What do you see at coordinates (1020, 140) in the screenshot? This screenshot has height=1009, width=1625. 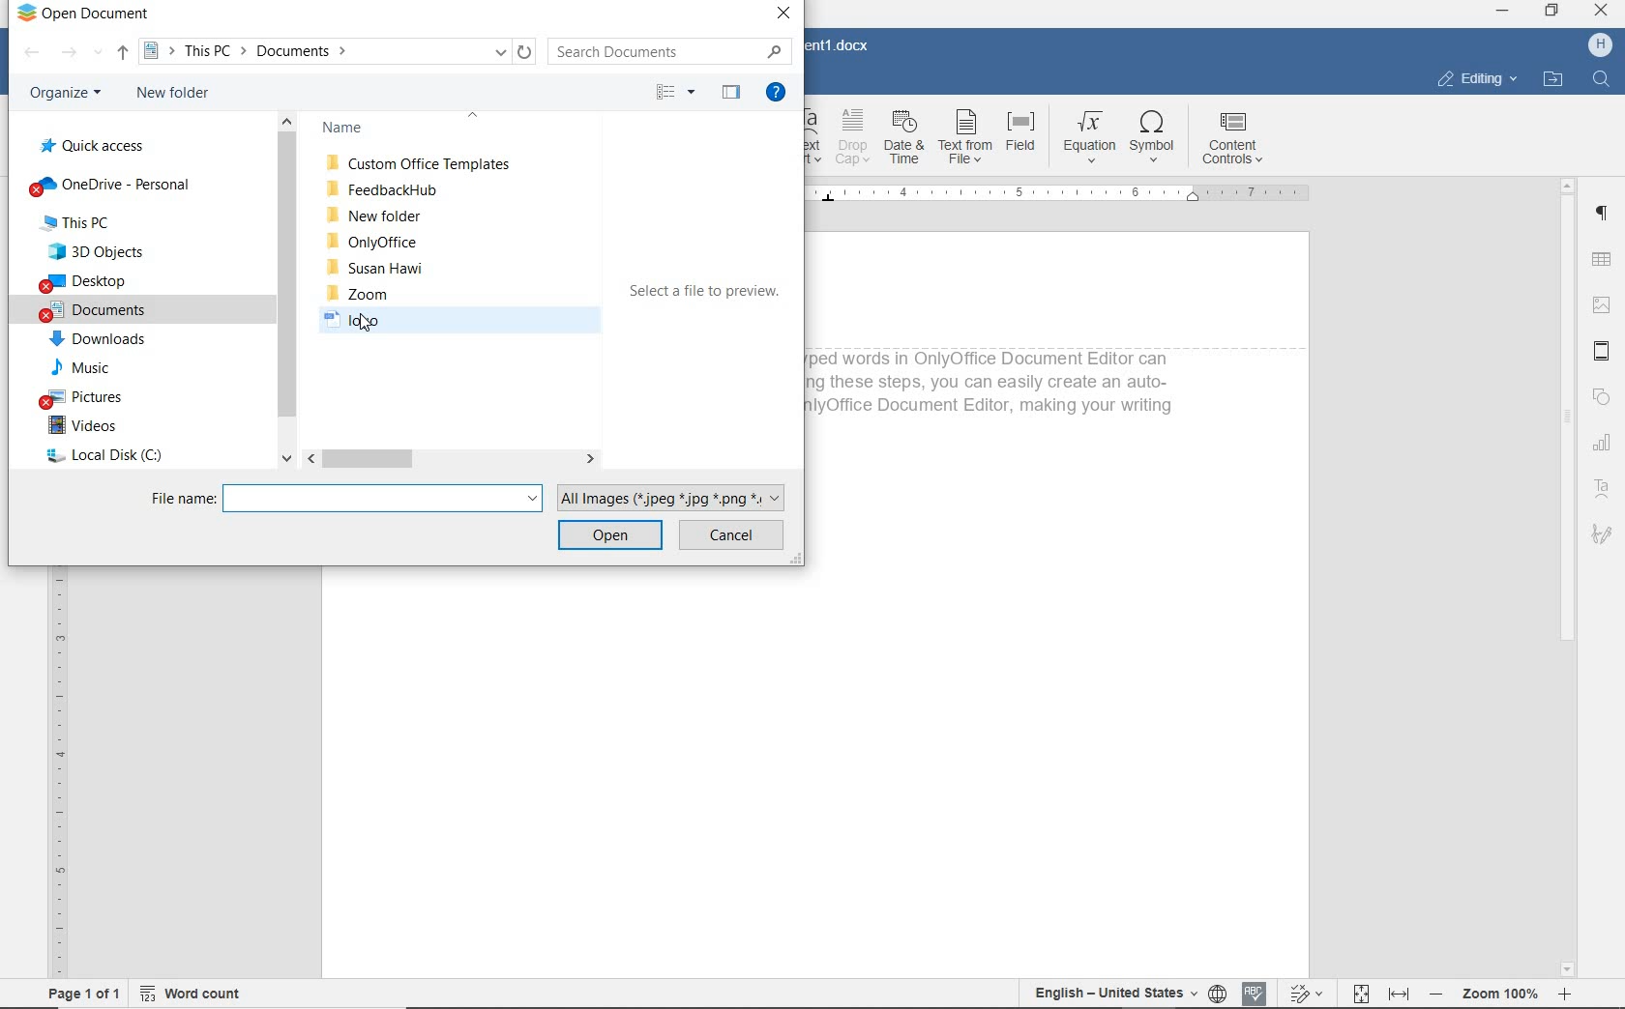 I see `FIELD` at bounding box center [1020, 140].